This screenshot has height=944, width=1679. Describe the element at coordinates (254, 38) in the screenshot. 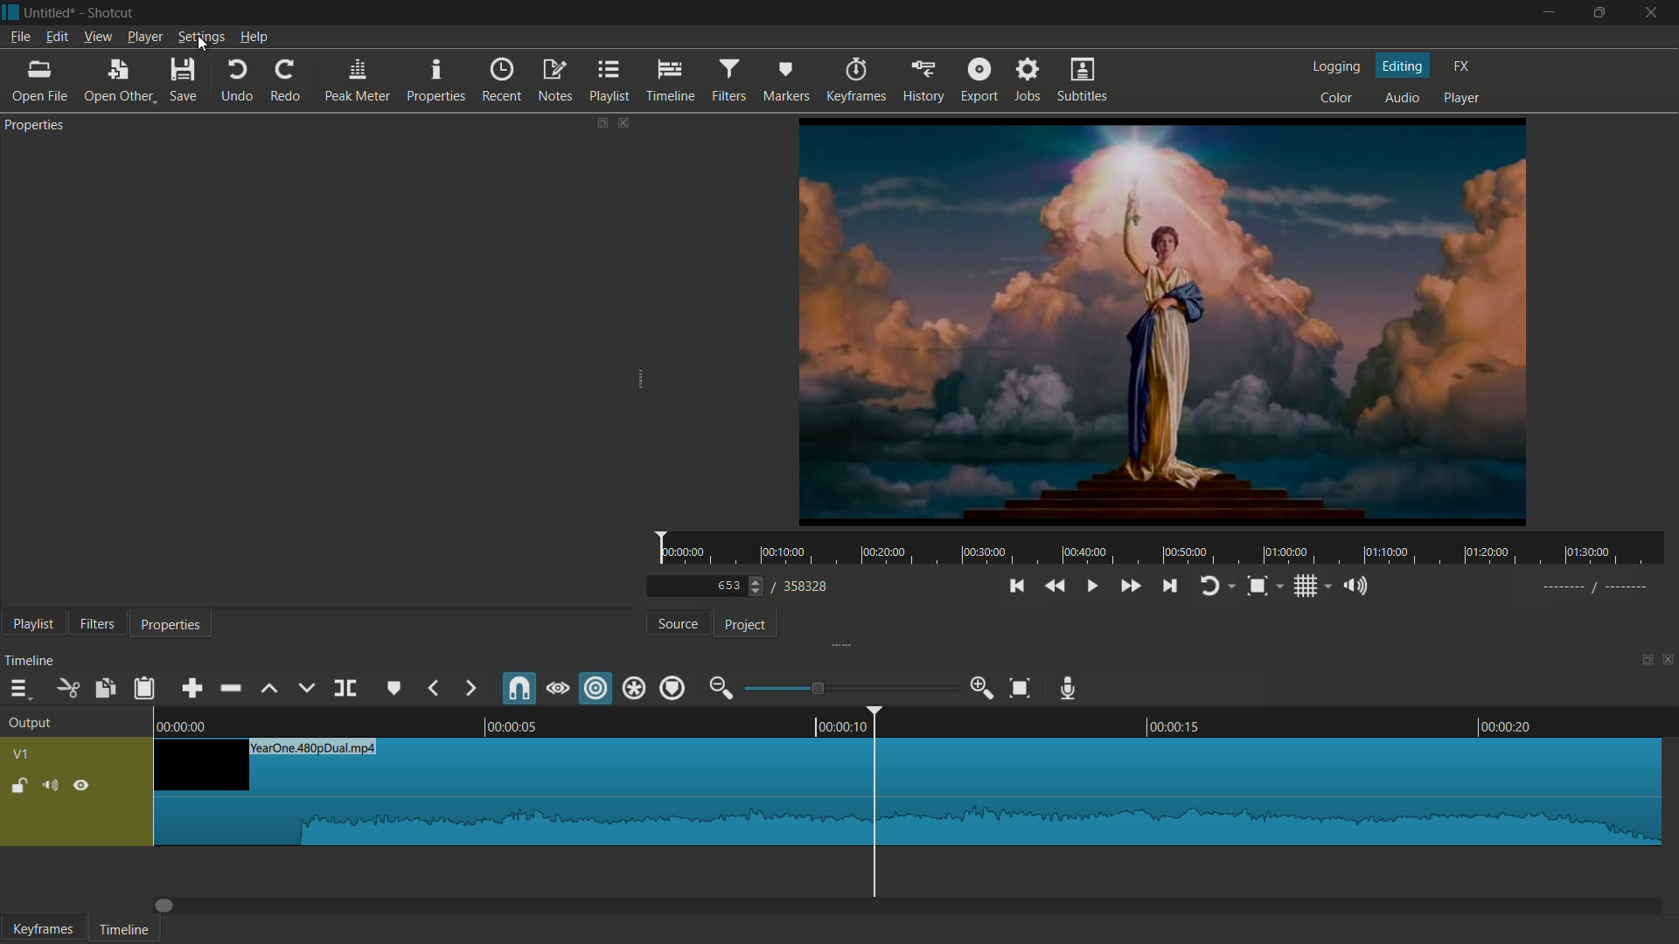

I see `help menu` at that location.